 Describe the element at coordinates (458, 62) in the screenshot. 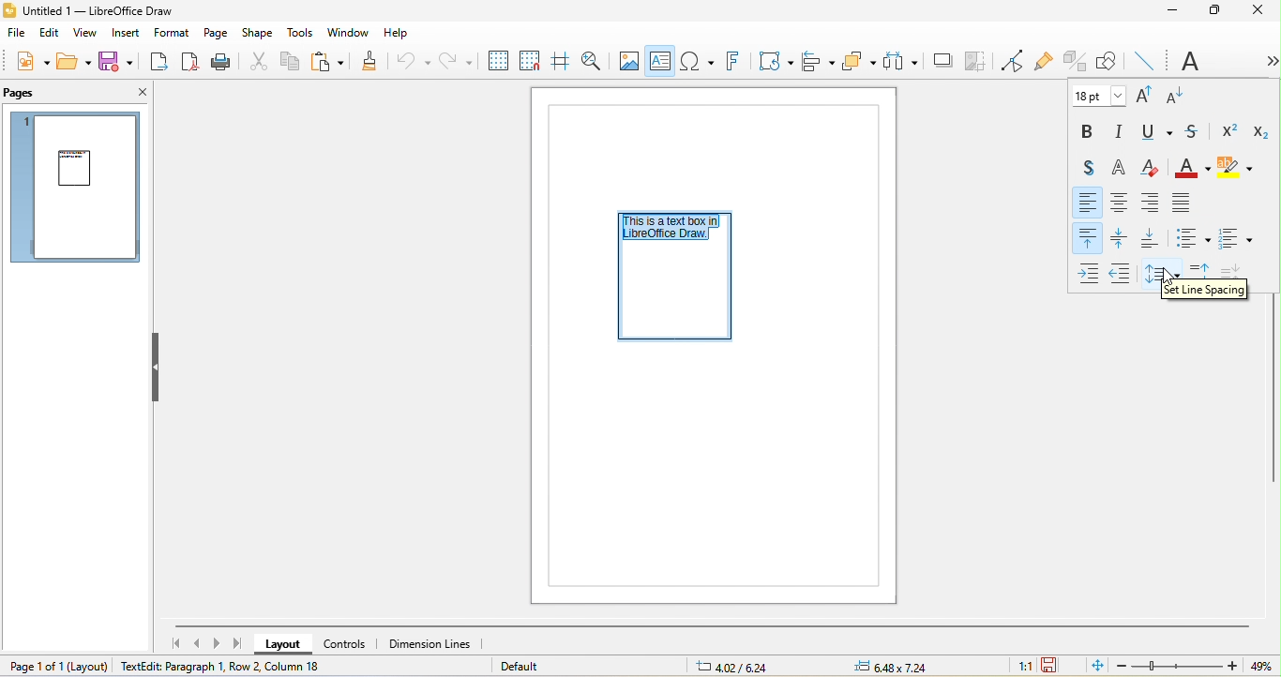

I see `redo` at that location.